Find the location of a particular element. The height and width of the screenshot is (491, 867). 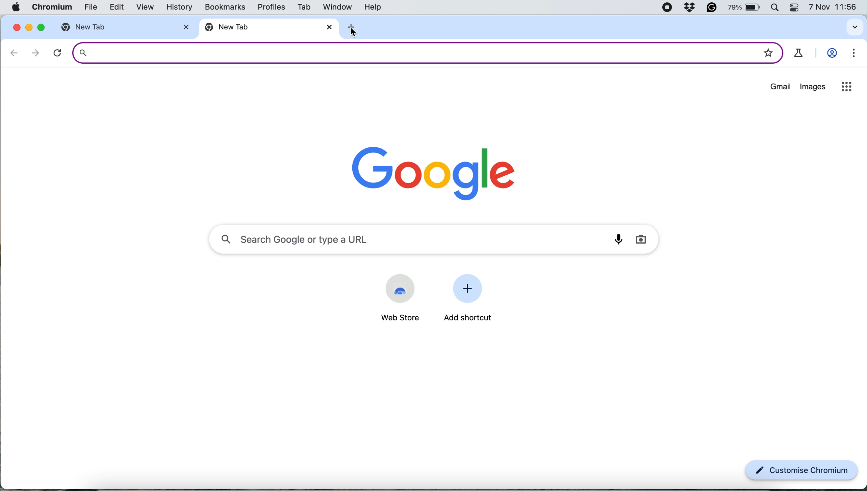

screen recorder is located at coordinates (667, 8).